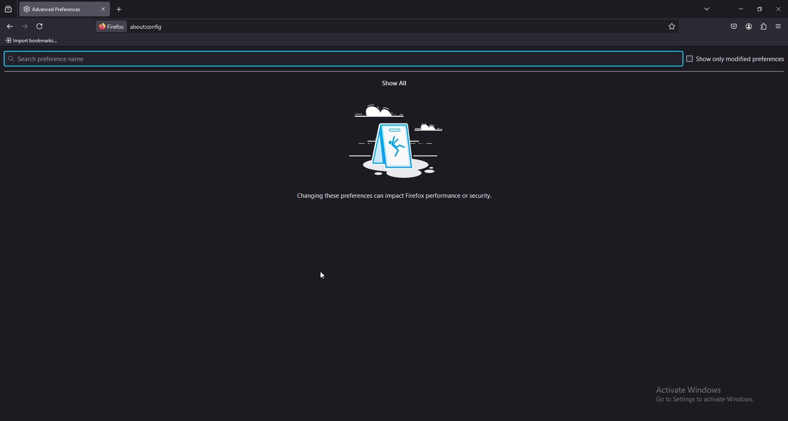 Image resolution: width=788 pixels, height=421 pixels. I want to click on show only modified preference, so click(736, 59).